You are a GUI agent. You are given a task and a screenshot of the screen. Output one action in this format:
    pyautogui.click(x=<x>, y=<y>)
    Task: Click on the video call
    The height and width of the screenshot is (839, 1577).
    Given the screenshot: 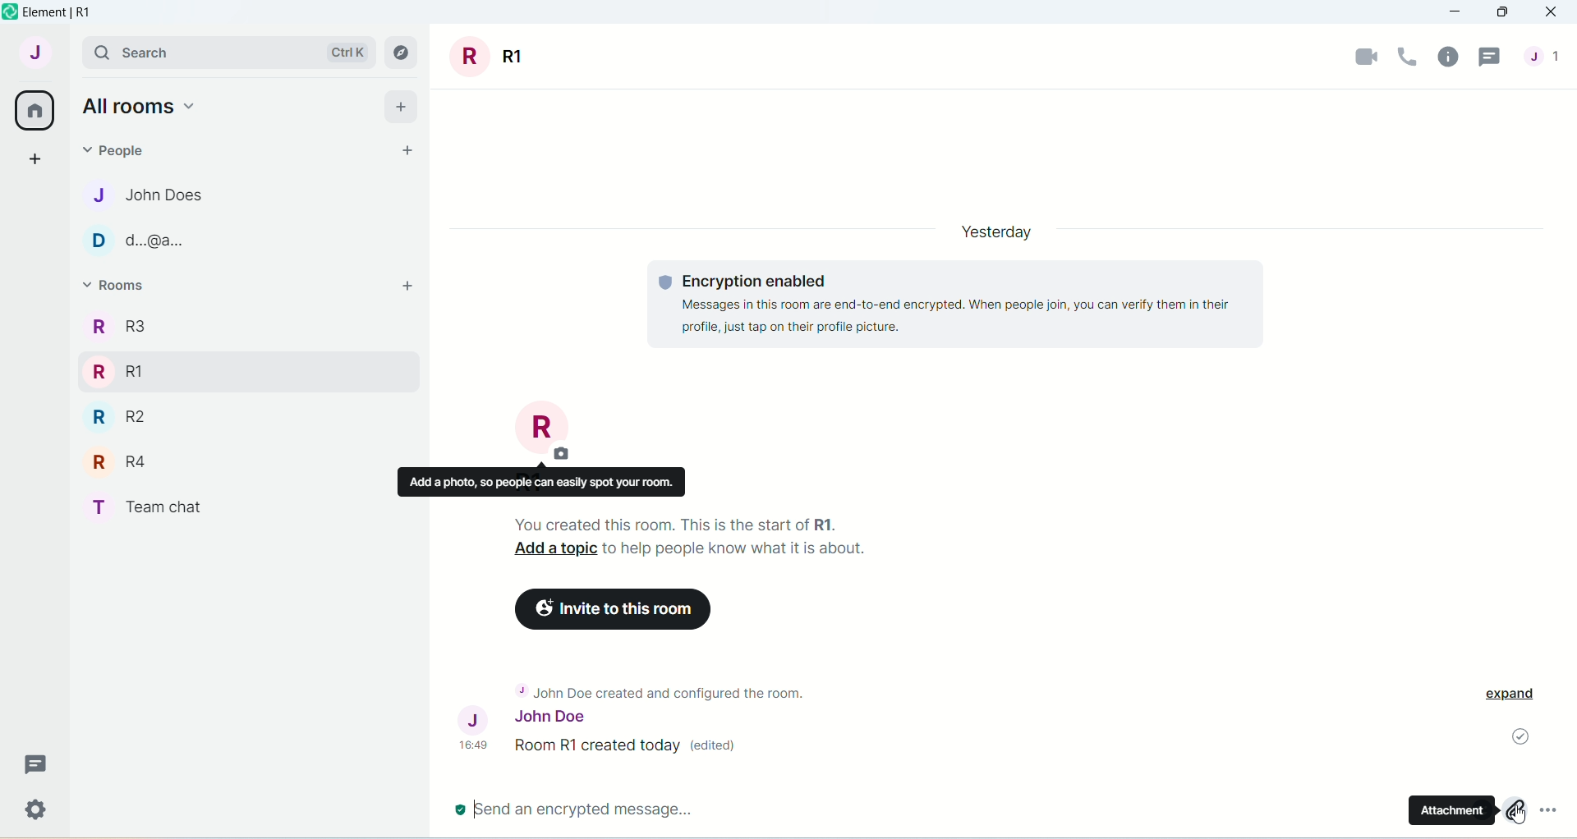 What is the action you would take?
    pyautogui.click(x=1359, y=60)
    